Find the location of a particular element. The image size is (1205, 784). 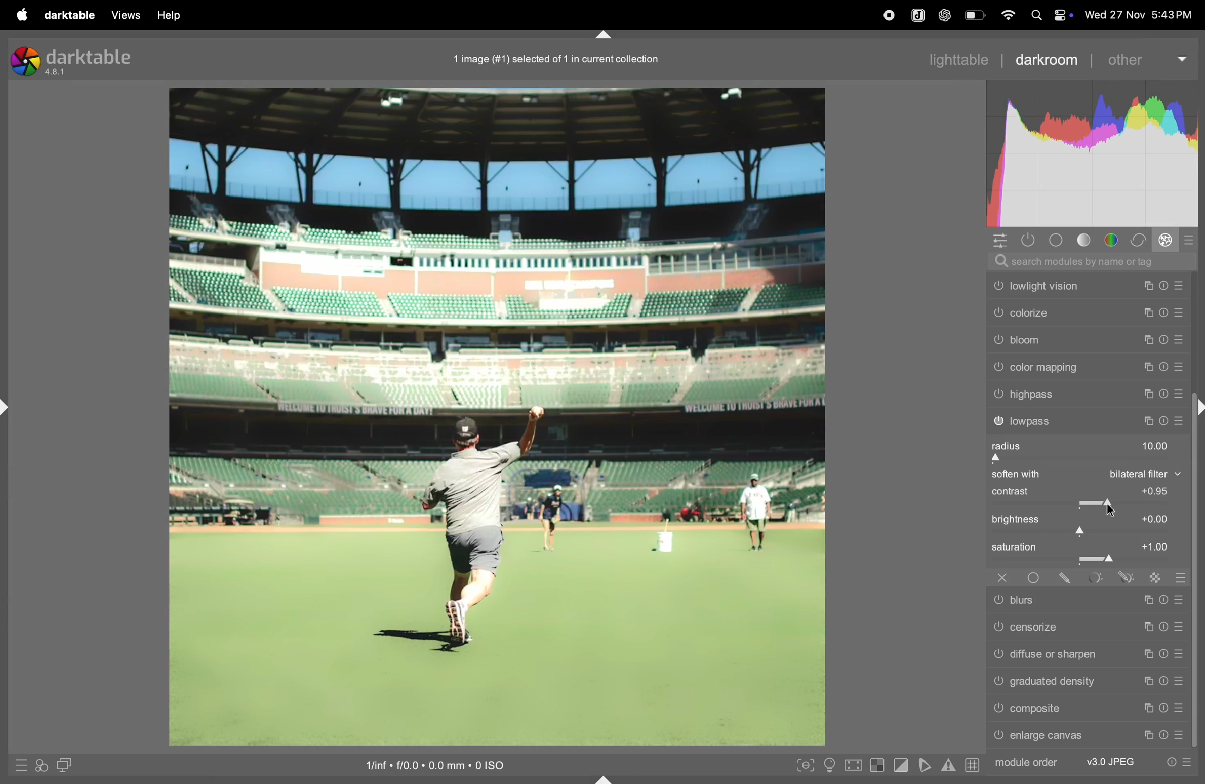

colorize is located at coordinates (1086, 315).